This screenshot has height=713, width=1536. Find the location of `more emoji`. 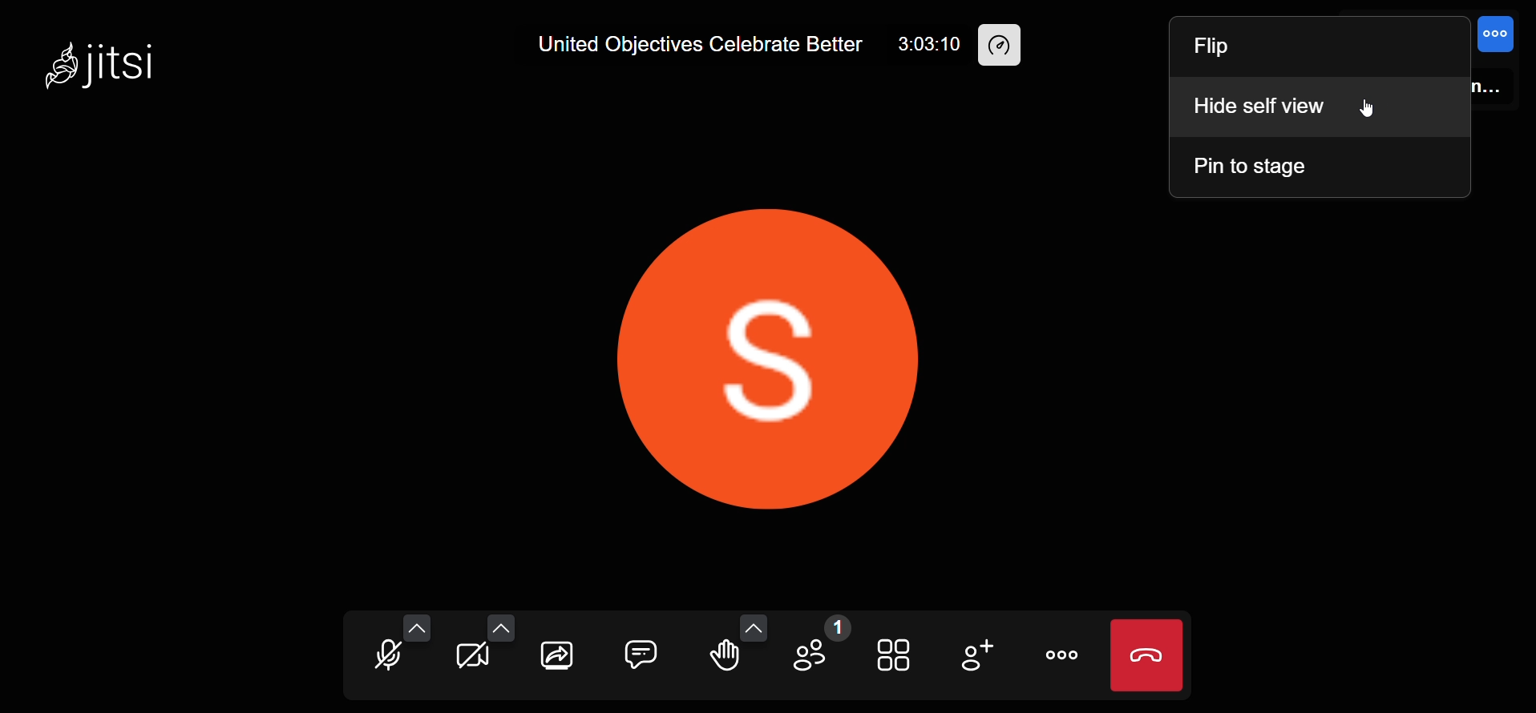

more emoji is located at coordinates (755, 626).